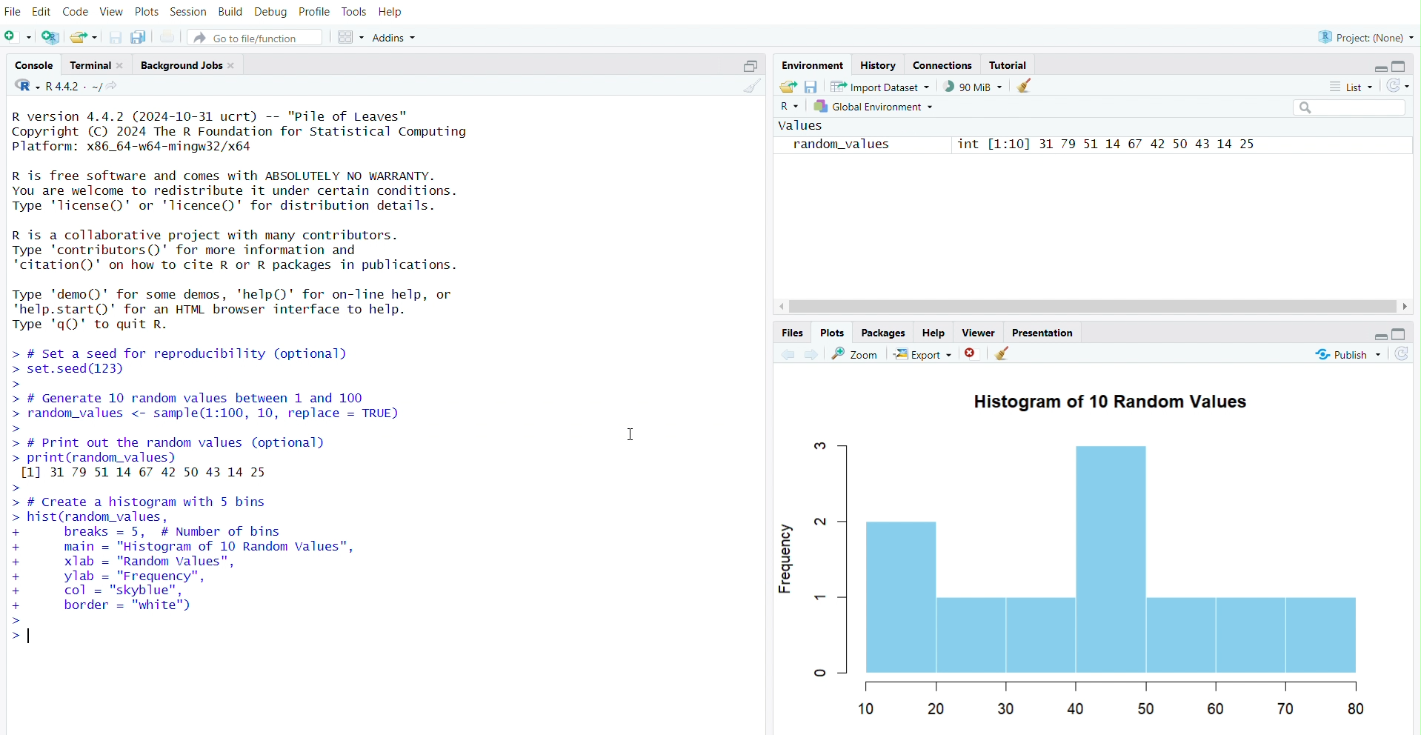 This screenshot has width=1421, height=735. What do you see at coordinates (1047, 331) in the screenshot?
I see `presentation` at bounding box center [1047, 331].